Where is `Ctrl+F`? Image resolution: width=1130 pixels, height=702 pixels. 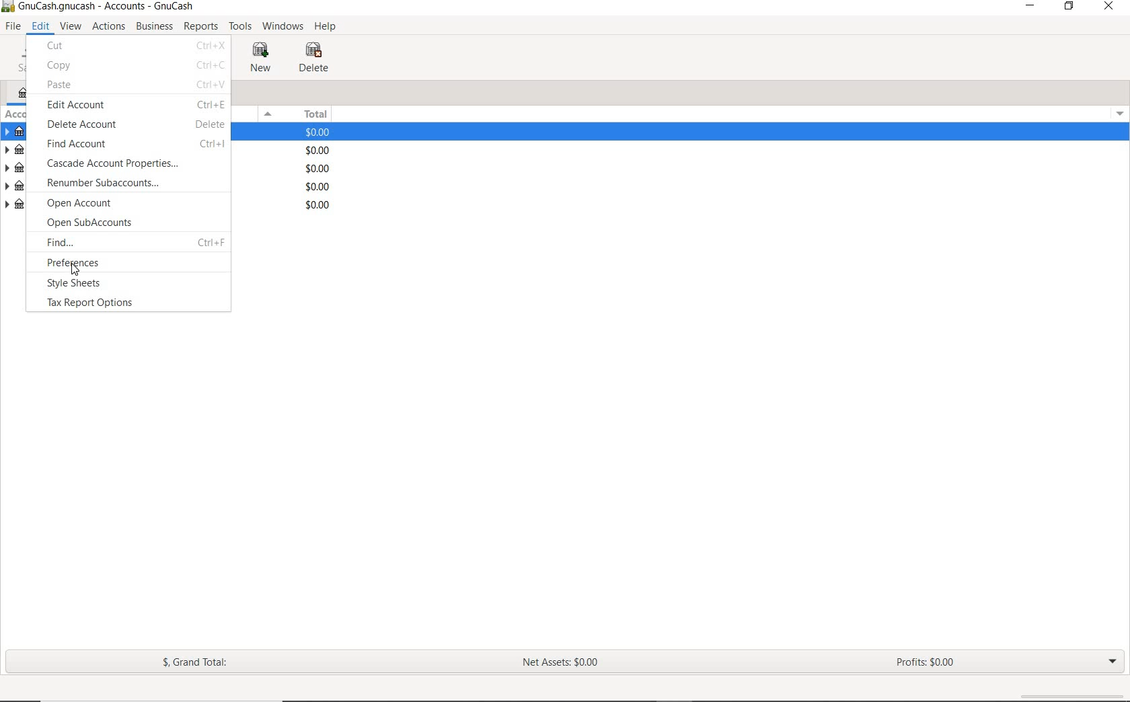 Ctrl+F is located at coordinates (210, 241).